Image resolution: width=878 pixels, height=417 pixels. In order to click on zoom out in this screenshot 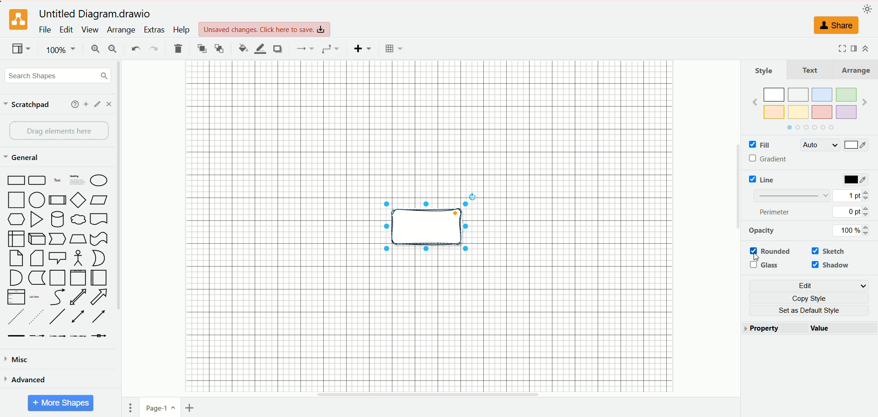, I will do `click(113, 49)`.